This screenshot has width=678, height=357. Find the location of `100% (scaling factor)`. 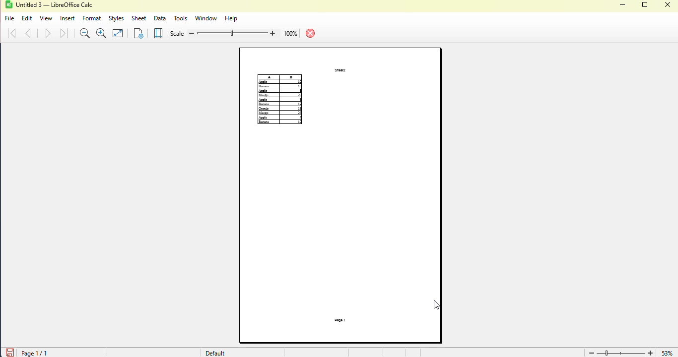

100% (scaling factor) is located at coordinates (236, 32).